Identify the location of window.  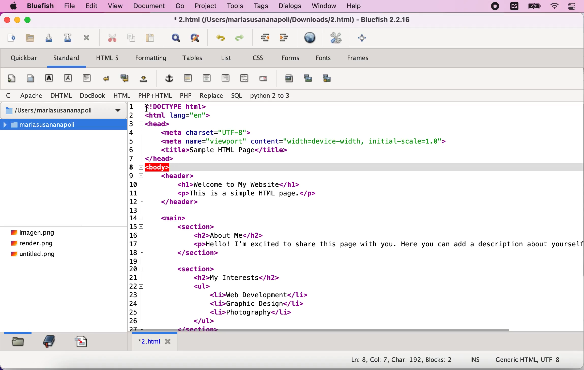
(325, 7).